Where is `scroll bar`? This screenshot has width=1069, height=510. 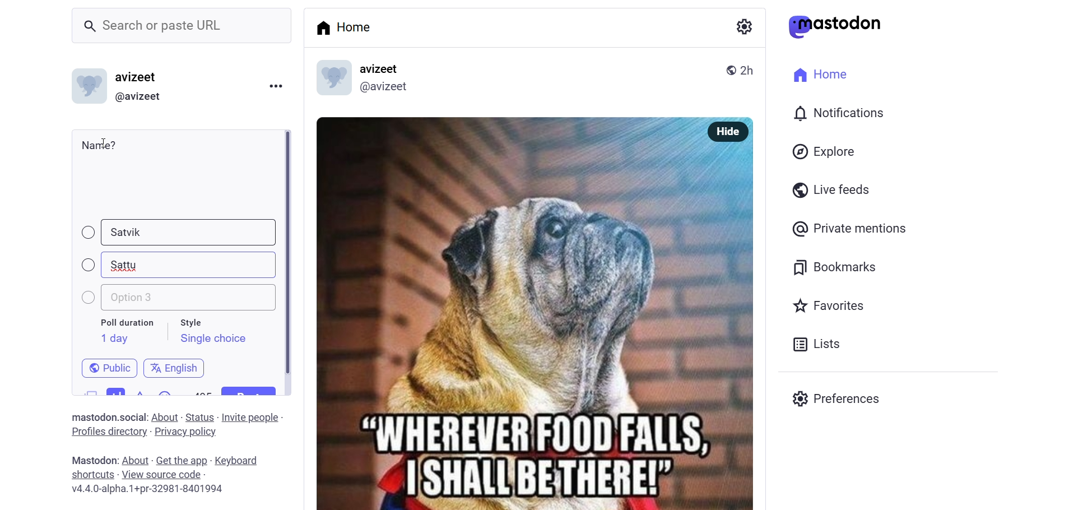
scroll bar is located at coordinates (288, 252).